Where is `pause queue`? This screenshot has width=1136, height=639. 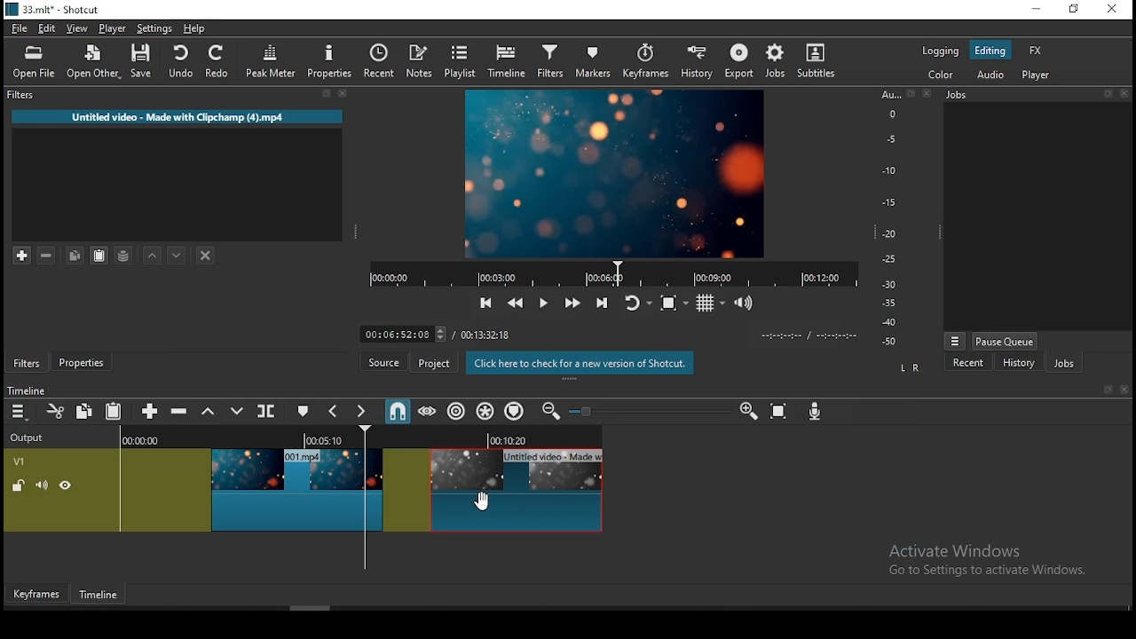
pause queue is located at coordinates (1005, 340).